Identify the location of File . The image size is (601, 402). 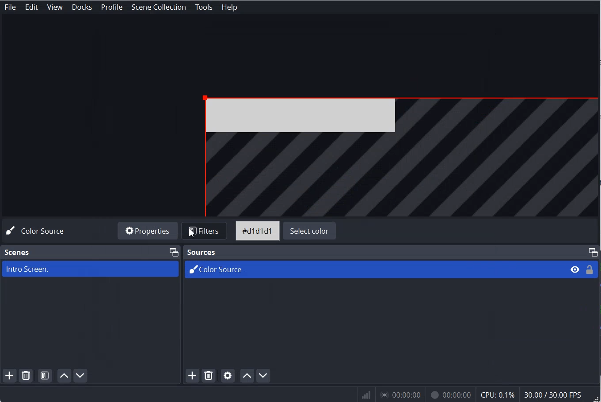
(401, 155).